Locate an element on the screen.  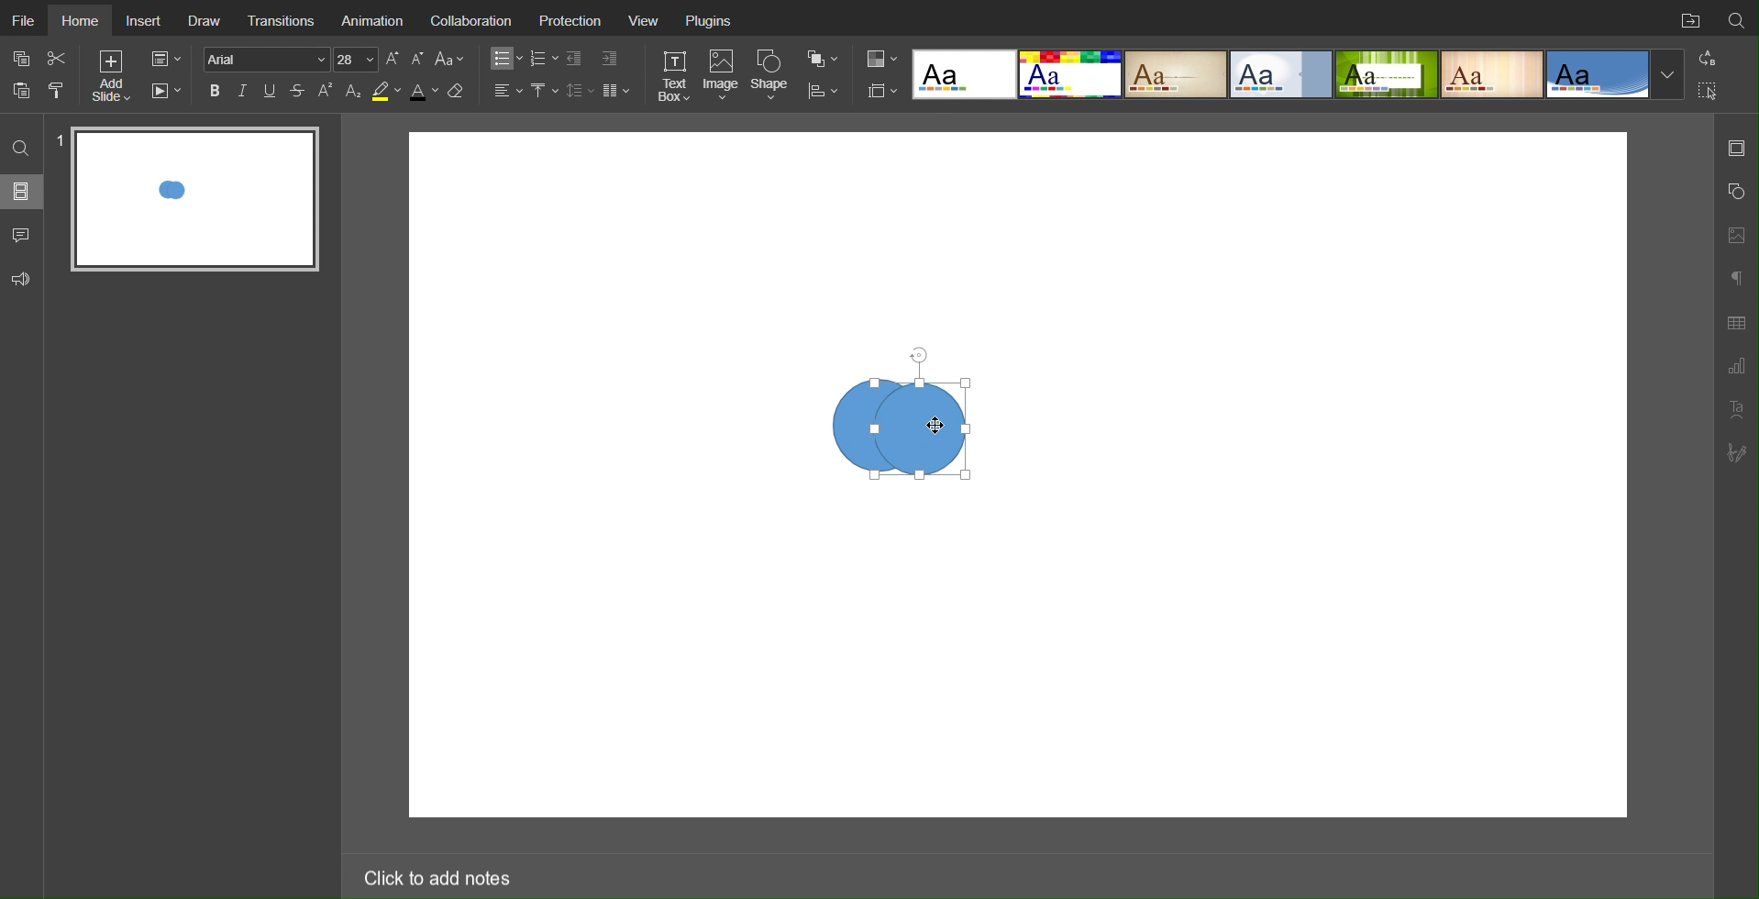
Shape  is located at coordinates (773, 74).